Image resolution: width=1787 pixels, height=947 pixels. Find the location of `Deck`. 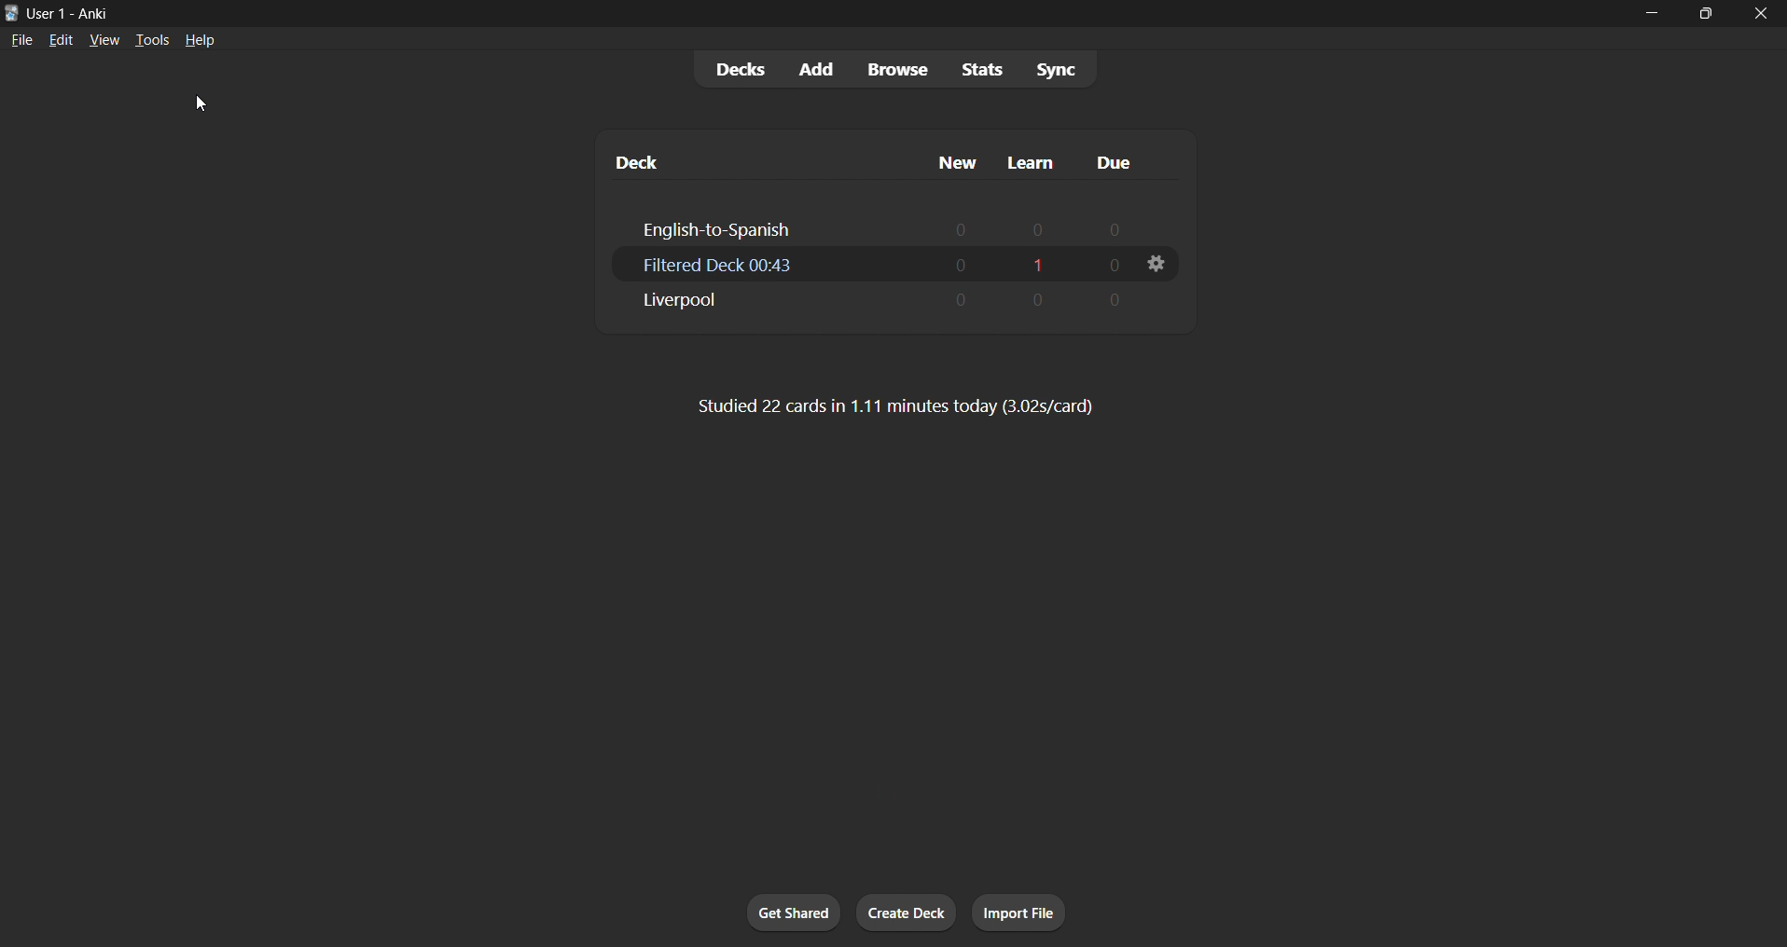

Deck is located at coordinates (628, 151).